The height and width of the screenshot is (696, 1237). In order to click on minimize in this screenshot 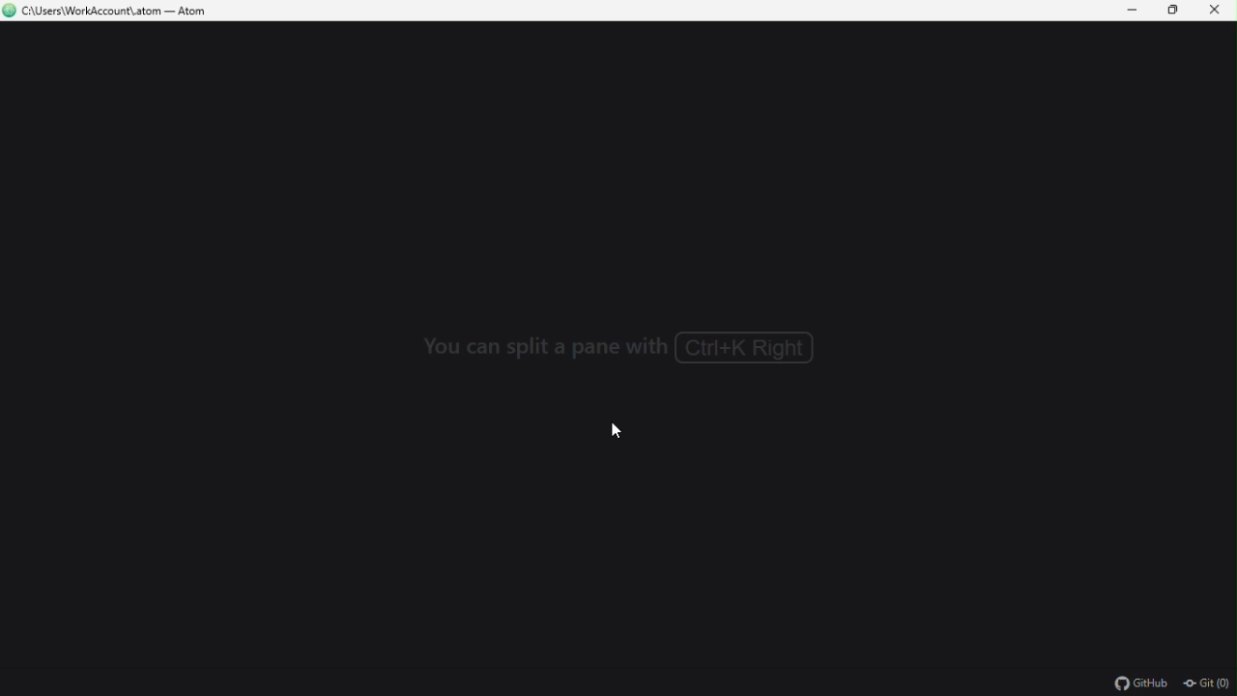, I will do `click(1133, 12)`.